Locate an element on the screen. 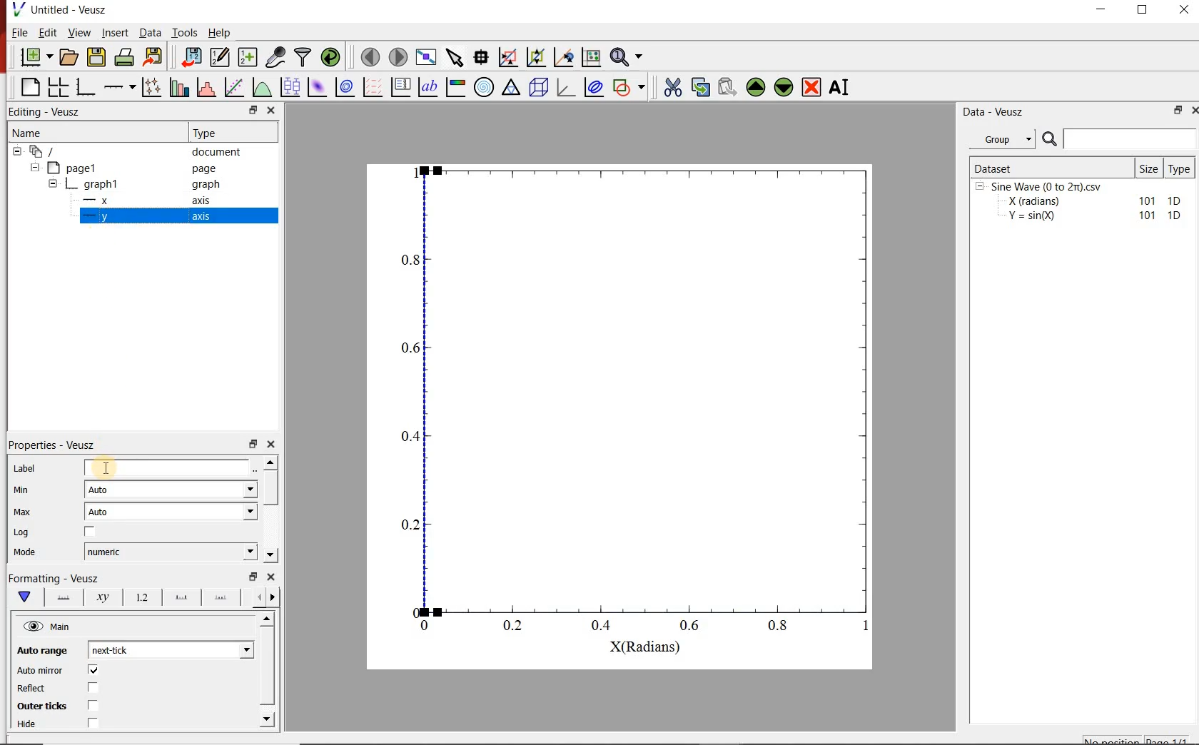  File is located at coordinates (20, 32).